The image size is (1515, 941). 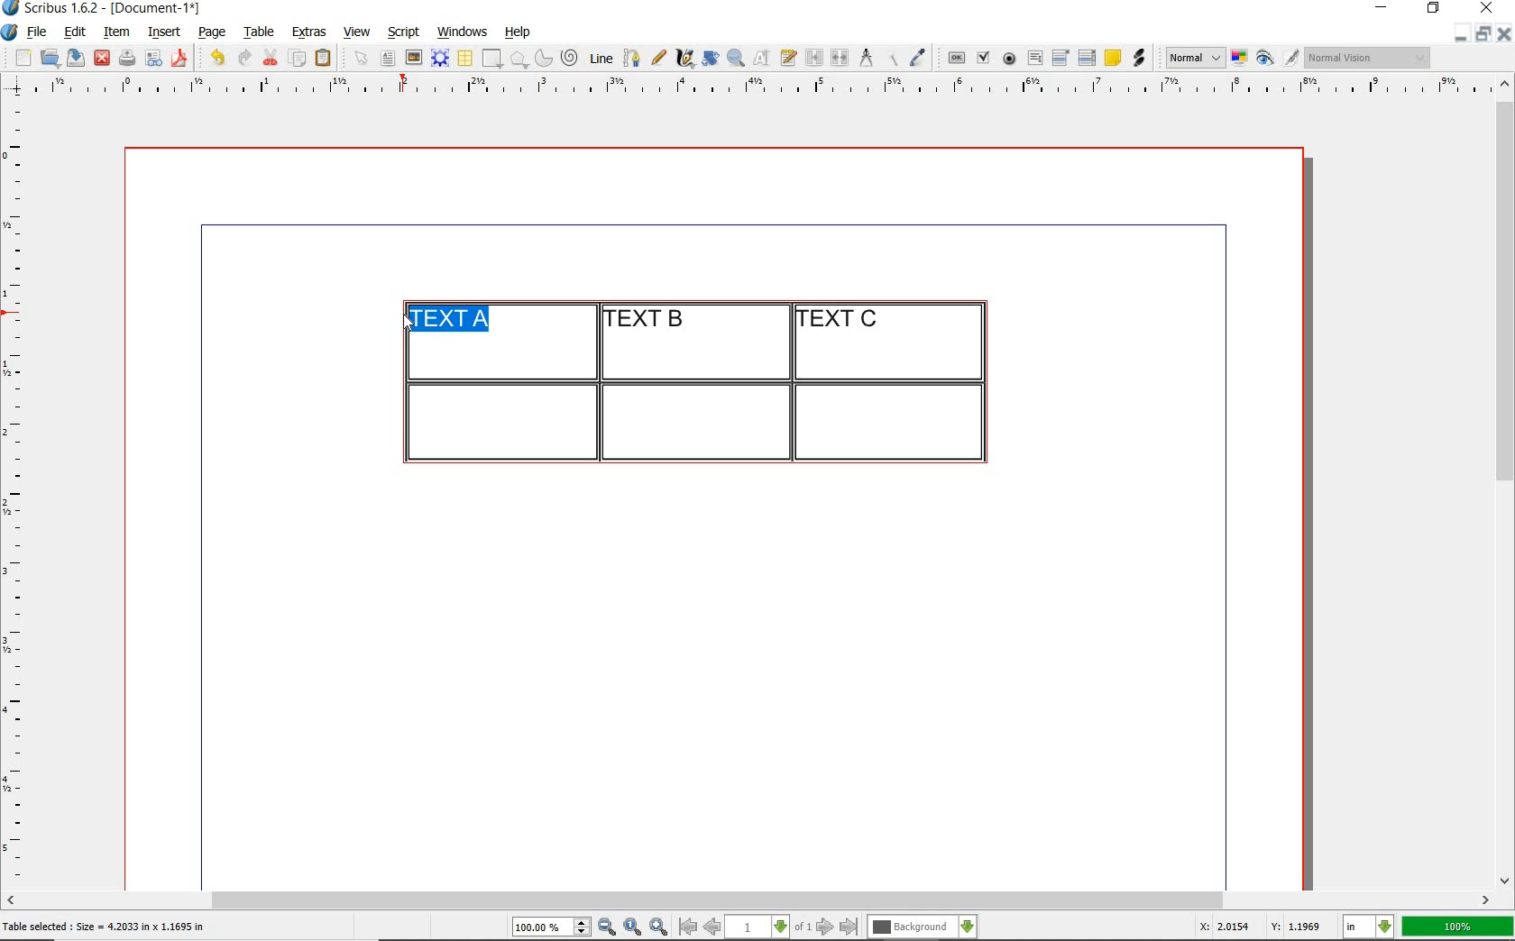 What do you see at coordinates (154, 59) in the screenshot?
I see `preflight verifier` at bounding box center [154, 59].